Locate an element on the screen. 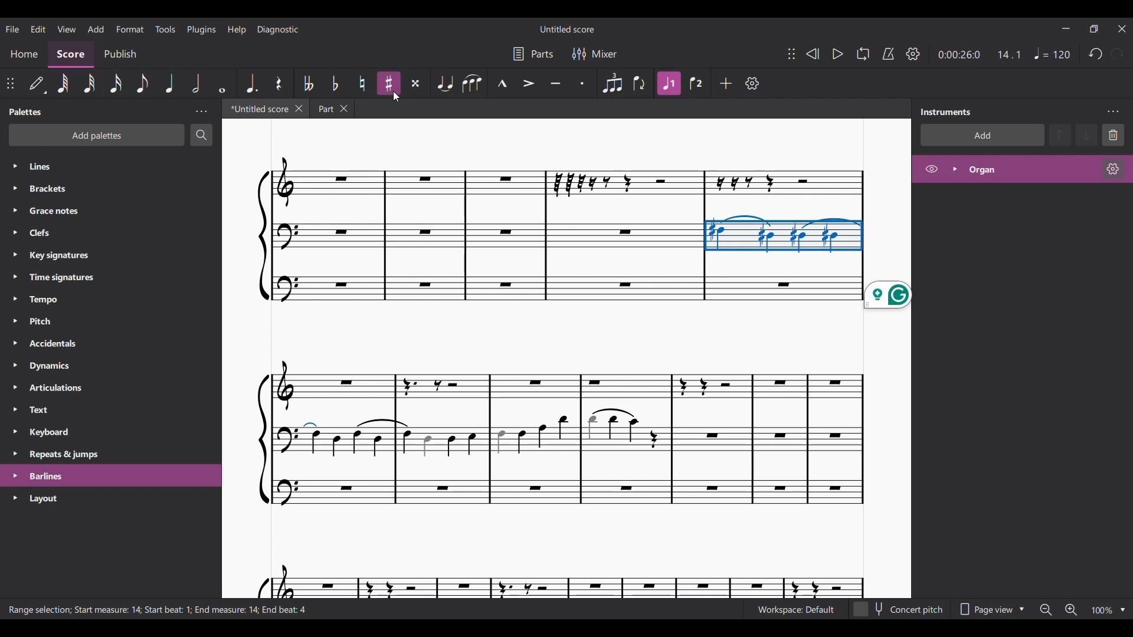 This screenshot has width=1133, height=637. Score title is located at coordinates (566, 29).